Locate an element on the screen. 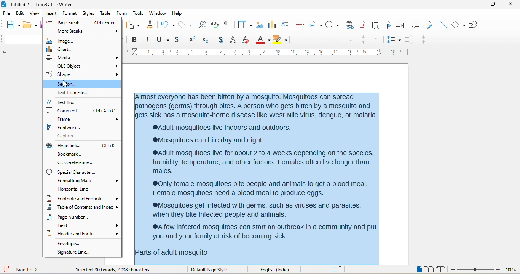 Image resolution: width=520 pixels, height=274 pixels. align top is located at coordinates (351, 40).